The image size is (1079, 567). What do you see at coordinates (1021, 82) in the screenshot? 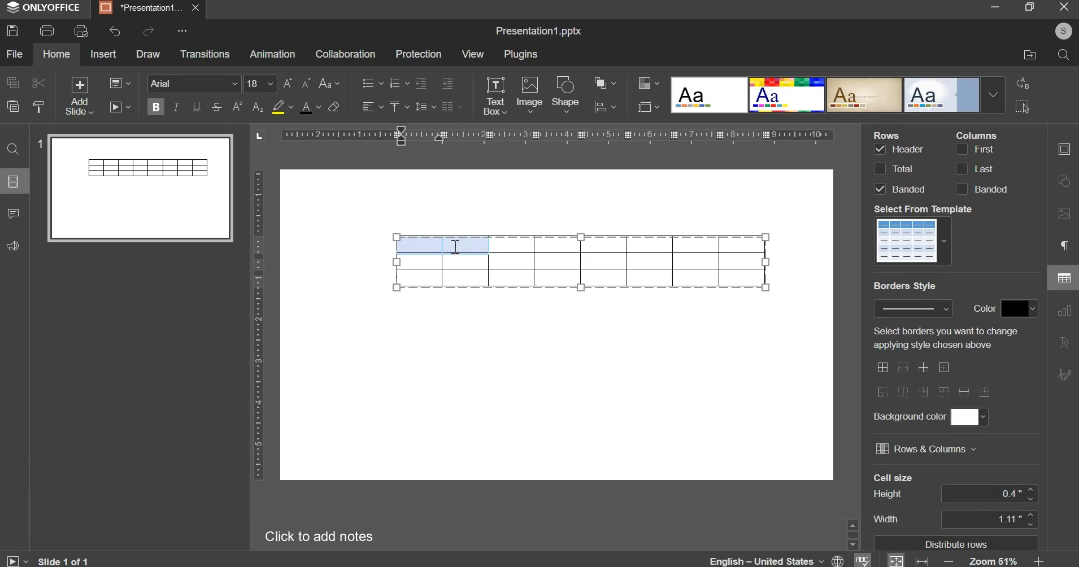
I see `replace` at bounding box center [1021, 82].